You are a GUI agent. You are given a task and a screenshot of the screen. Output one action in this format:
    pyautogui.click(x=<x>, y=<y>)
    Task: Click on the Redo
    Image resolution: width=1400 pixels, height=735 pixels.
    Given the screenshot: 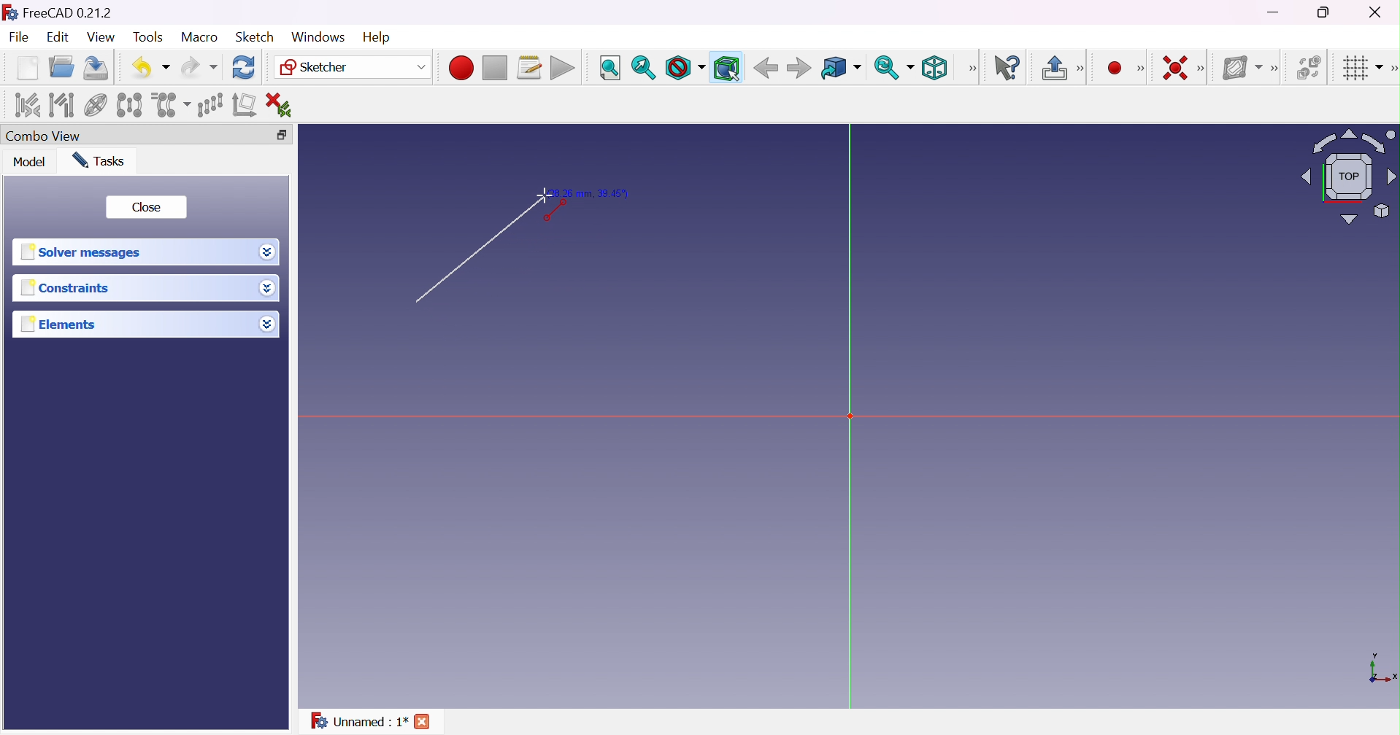 What is the action you would take?
    pyautogui.click(x=198, y=68)
    